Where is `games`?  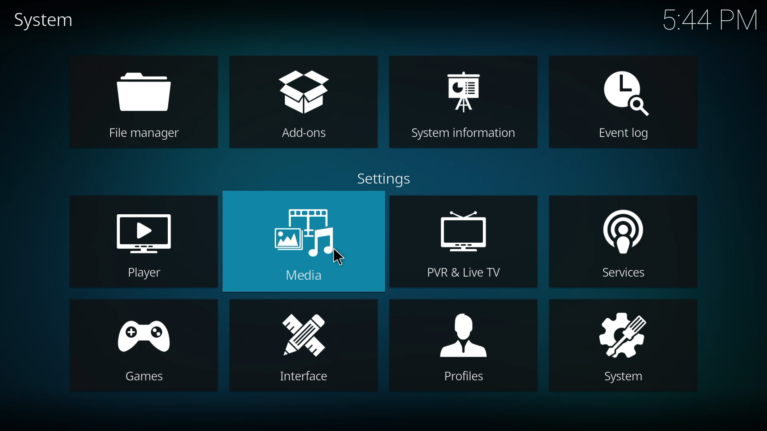
games is located at coordinates (149, 335).